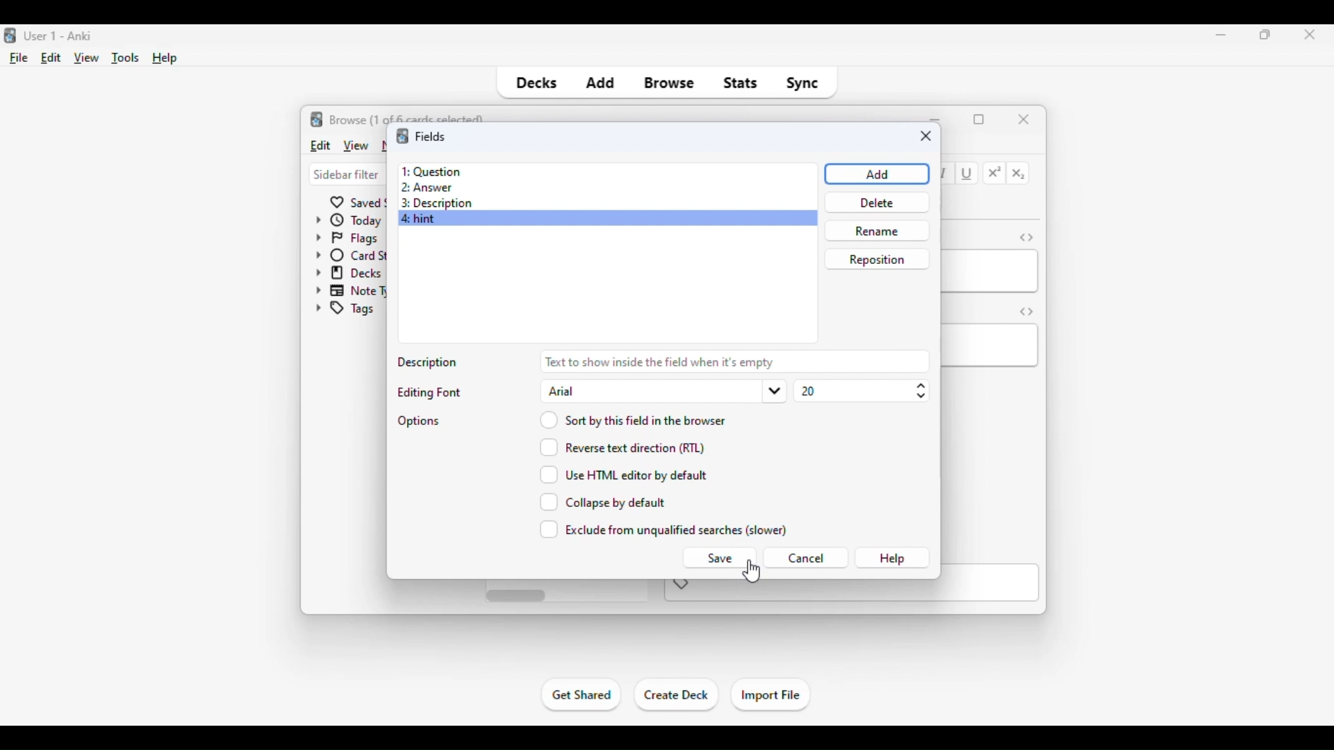 The height and width of the screenshot is (750, 1334). I want to click on close, so click(1024, 118).